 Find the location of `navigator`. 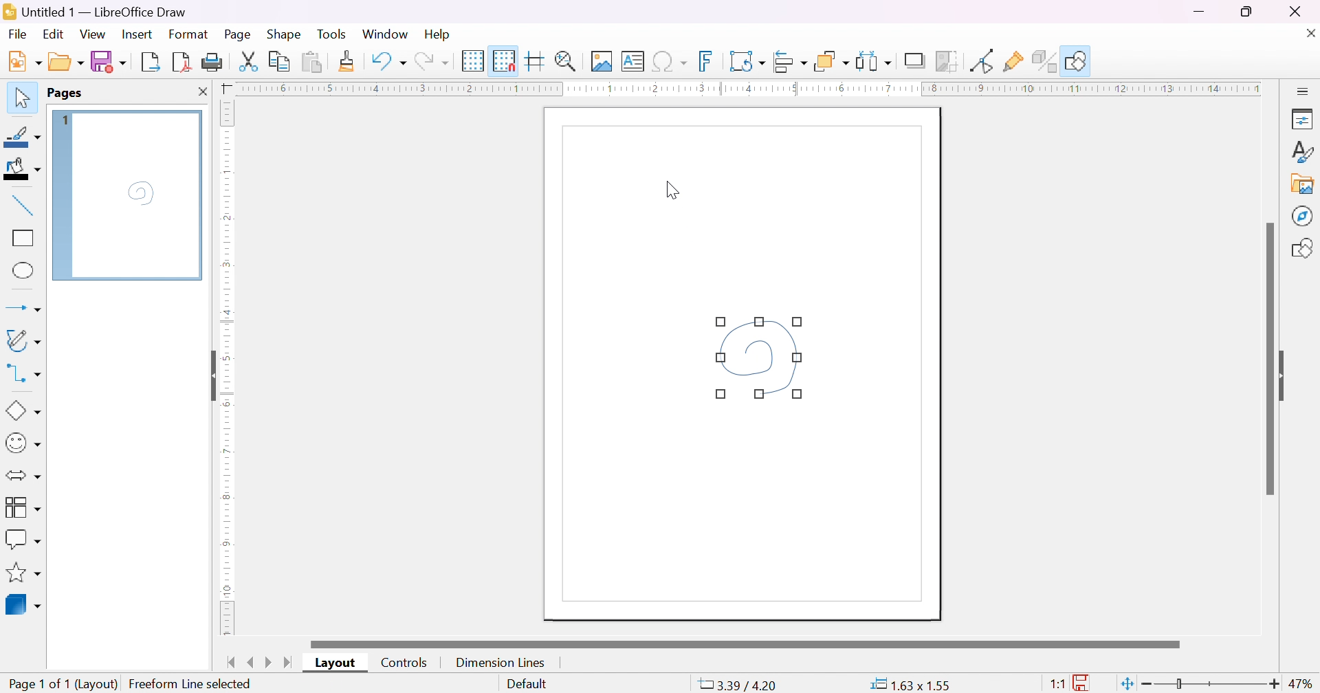

navigator is located at coordinates (1303, 216).